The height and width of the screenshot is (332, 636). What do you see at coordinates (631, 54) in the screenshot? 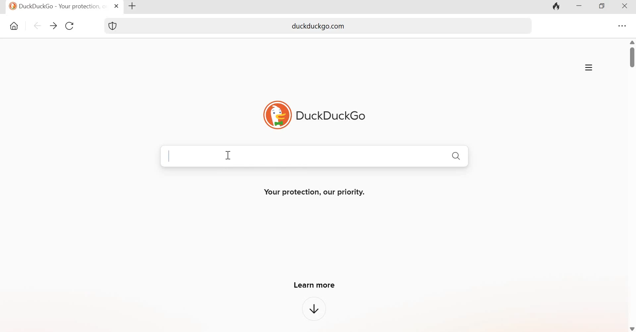
I see `Scrollbar` at bounding box center [631, 54].